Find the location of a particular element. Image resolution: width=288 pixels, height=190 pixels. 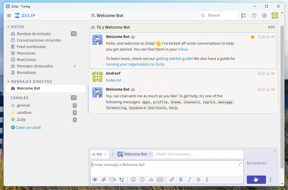

close is located at coordinates (276, 151).